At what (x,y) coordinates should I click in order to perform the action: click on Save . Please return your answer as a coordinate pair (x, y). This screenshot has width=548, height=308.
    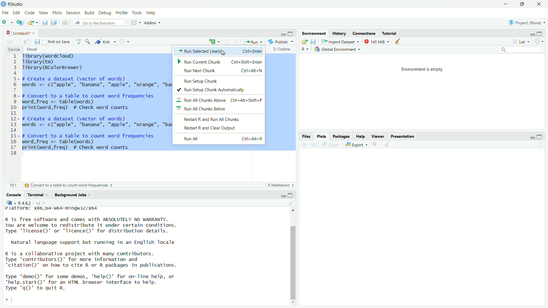
    Looking at the image, I should click on (314, 42).